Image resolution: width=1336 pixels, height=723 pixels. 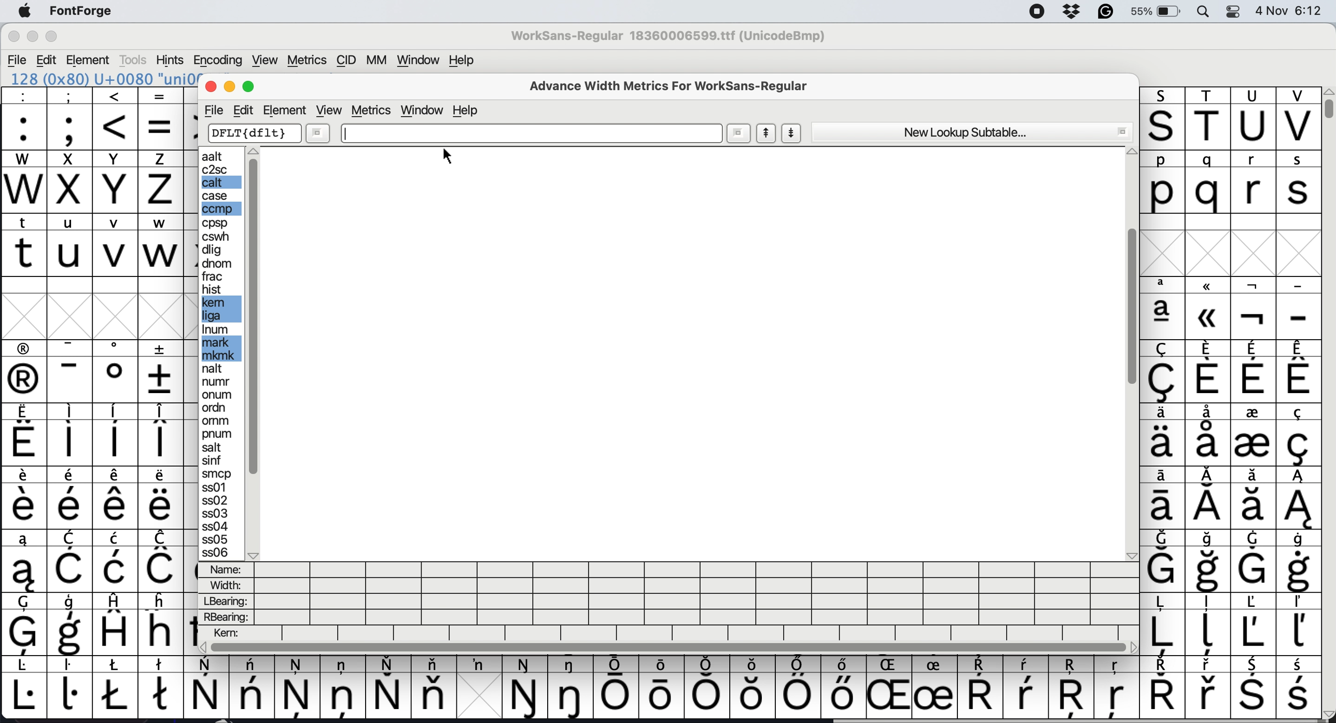 I want to click on more options, so click(x=318, y=133).